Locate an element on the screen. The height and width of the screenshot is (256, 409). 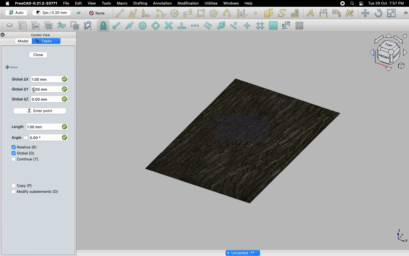
Polyline is located at coordinates (133, 13).